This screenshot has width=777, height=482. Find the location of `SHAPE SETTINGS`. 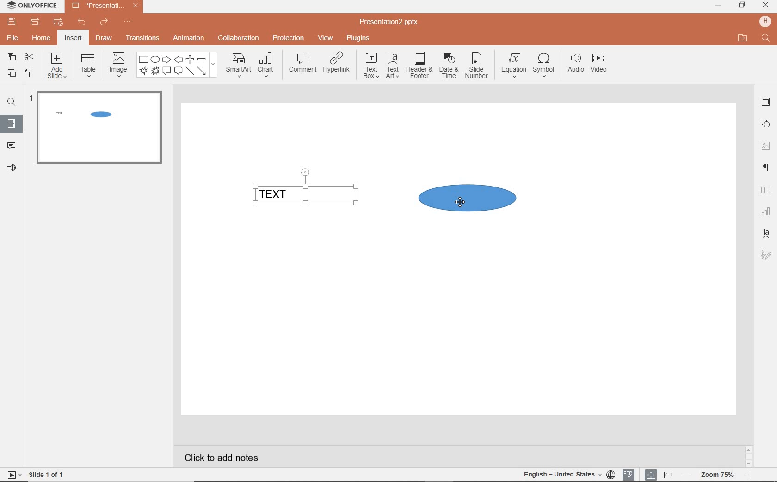

SHAPE SETTINGS is located at coordinates (766, 122).